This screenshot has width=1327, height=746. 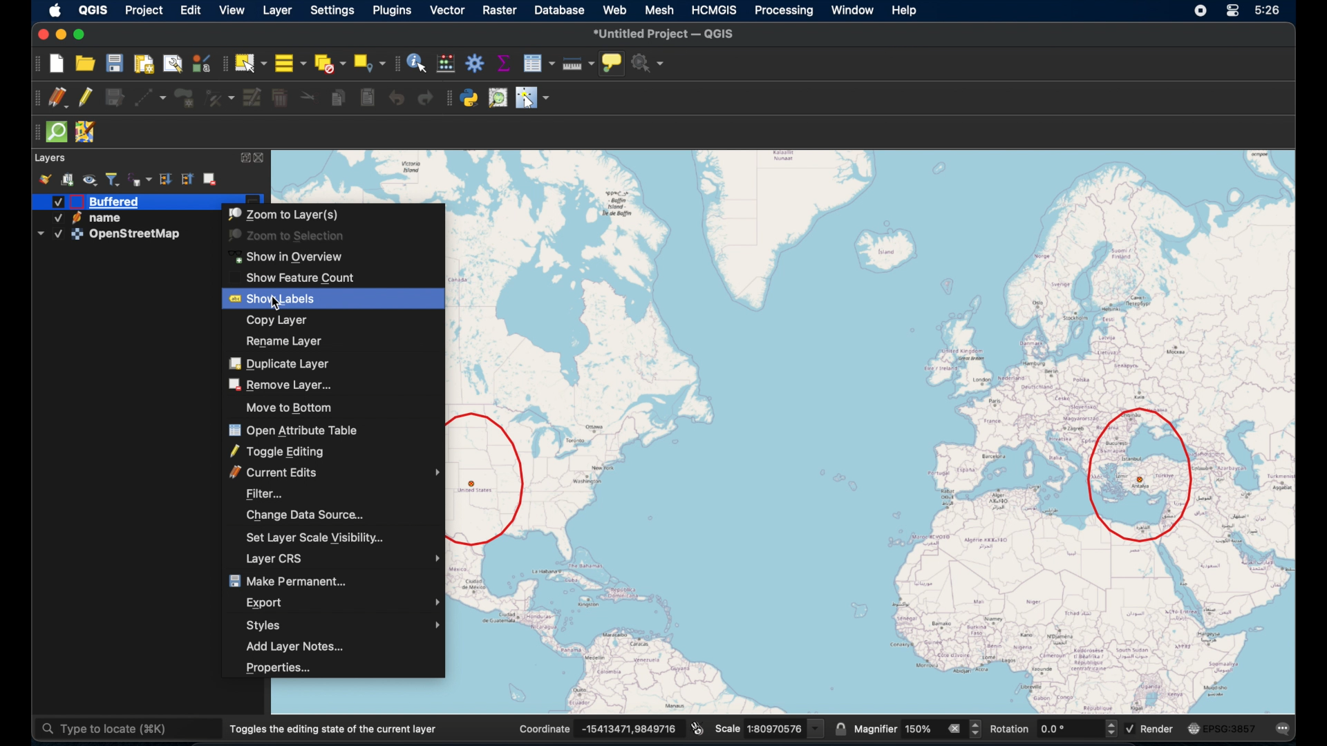 What do you see at coordinates (285, 340) in the screenshot?
I see `rename layer` at bounding box center [285, 340].